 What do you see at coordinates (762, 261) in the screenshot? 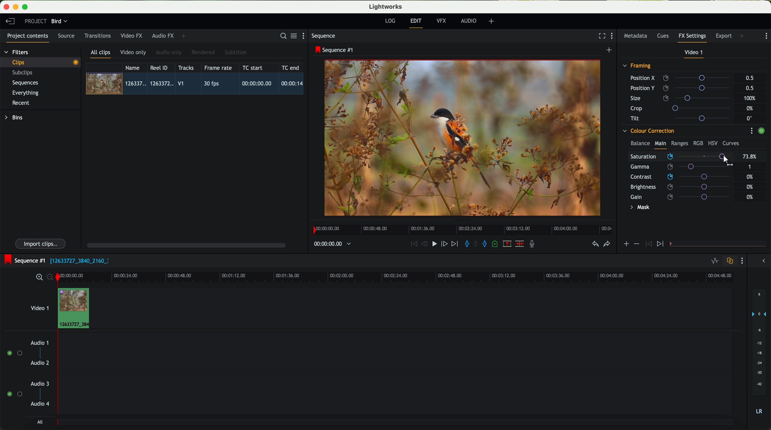
I see `show/hide the full audio mix` at bounding box center [762, 261].